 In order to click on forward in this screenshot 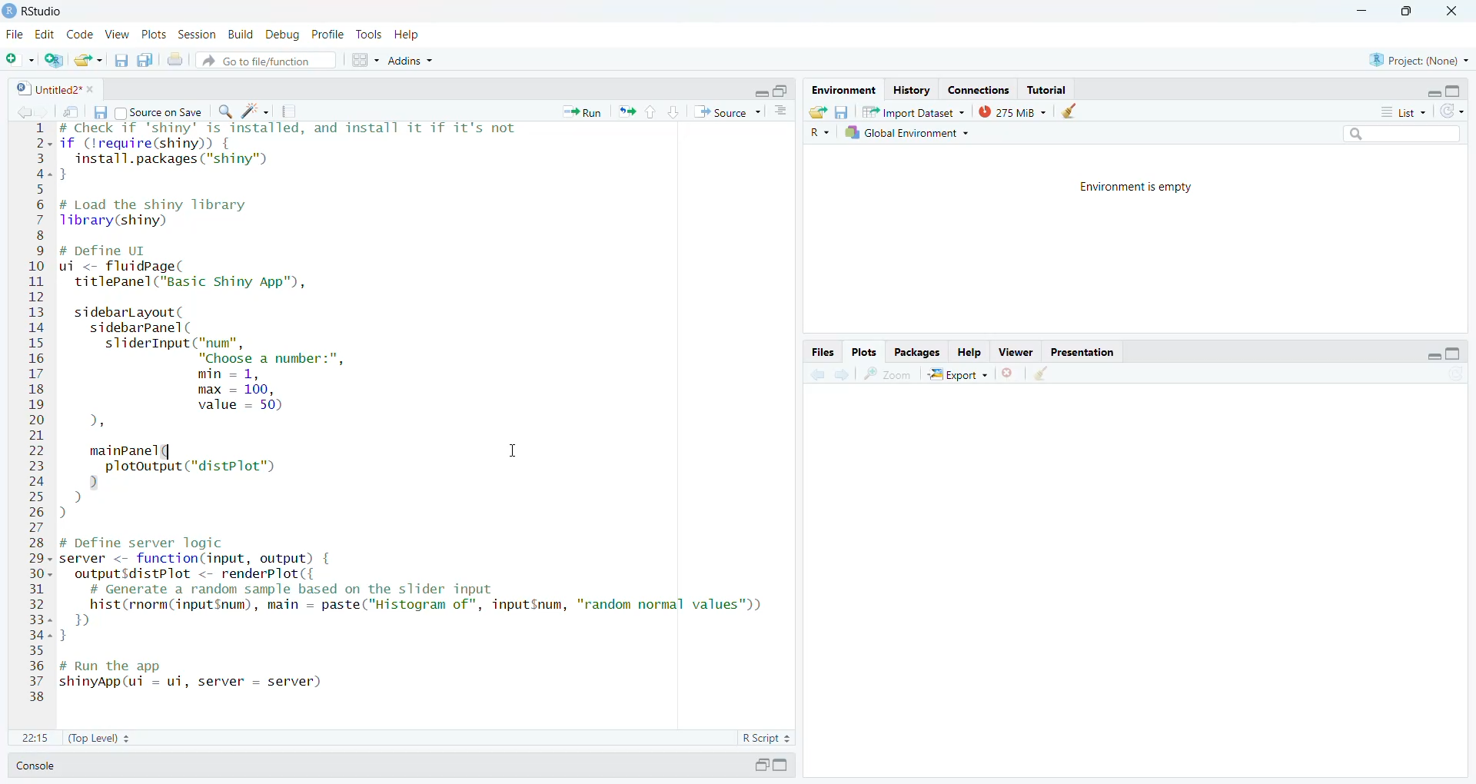, I will do `click(42, 112)`.